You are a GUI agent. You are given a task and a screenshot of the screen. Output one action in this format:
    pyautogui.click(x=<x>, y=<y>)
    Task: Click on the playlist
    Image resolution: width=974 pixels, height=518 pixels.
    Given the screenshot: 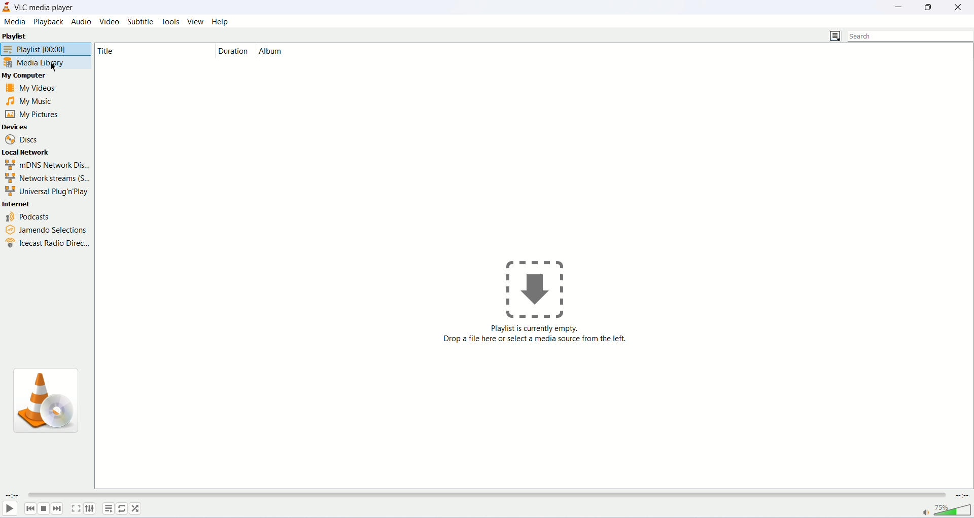 What is the action you would take?
    pyautogui.click(x=108, y=508)
    